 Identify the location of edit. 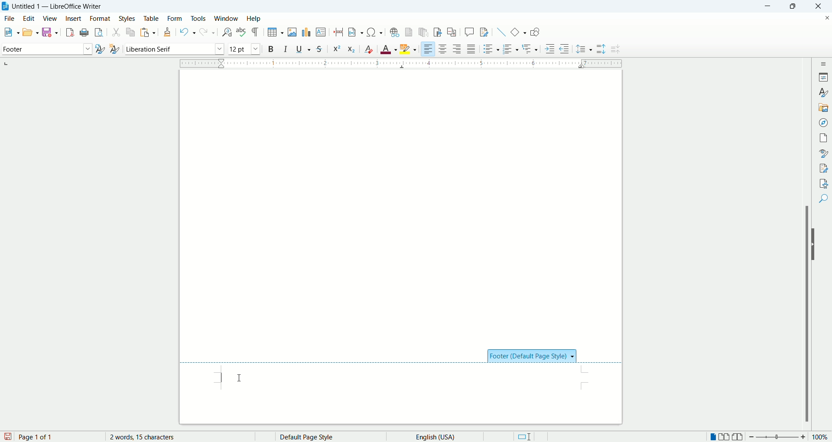
(30, 18).